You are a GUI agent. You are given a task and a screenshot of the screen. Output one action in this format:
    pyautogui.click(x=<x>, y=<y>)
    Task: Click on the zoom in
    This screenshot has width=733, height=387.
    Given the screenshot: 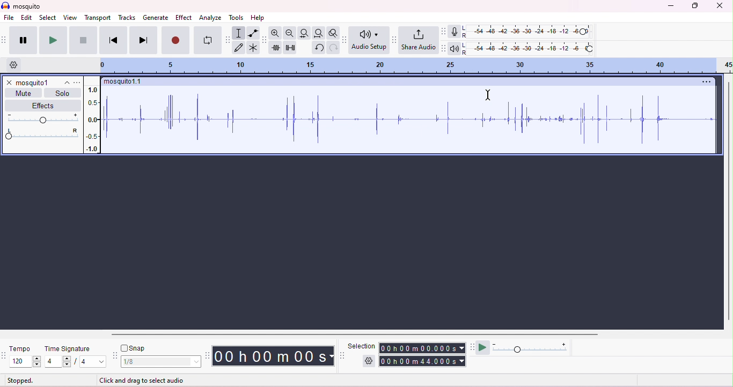 What is the action you would take?
    pyautogui.click(x=275, y=33)
    